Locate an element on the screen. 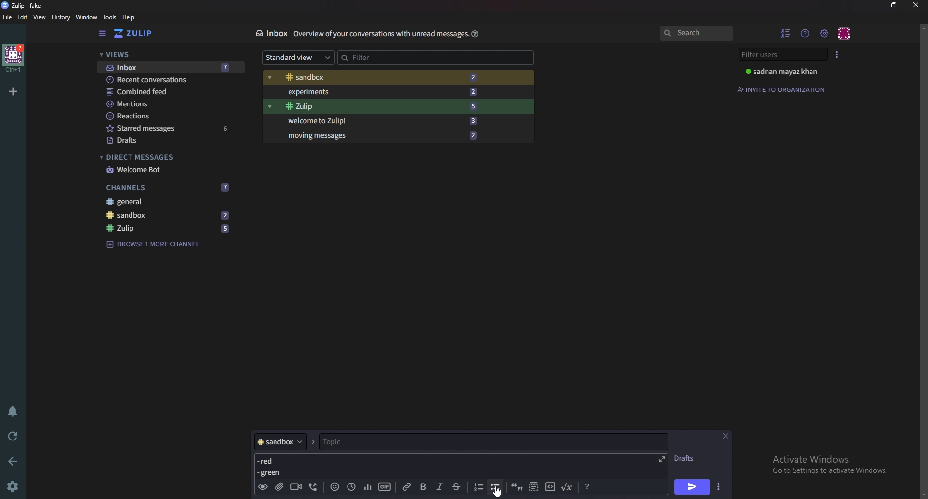 This screenshot has width=928, height=499. General is located at coordinates (164, 201).